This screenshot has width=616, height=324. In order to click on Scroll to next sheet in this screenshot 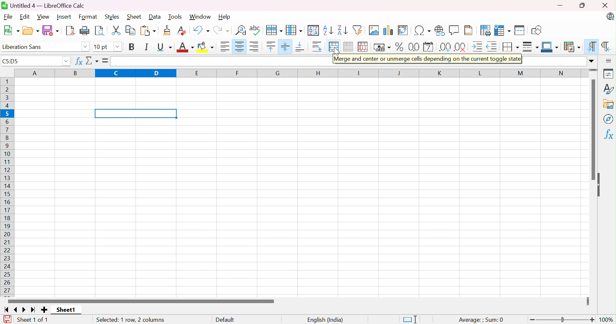, I will do `click(26, 310)`.